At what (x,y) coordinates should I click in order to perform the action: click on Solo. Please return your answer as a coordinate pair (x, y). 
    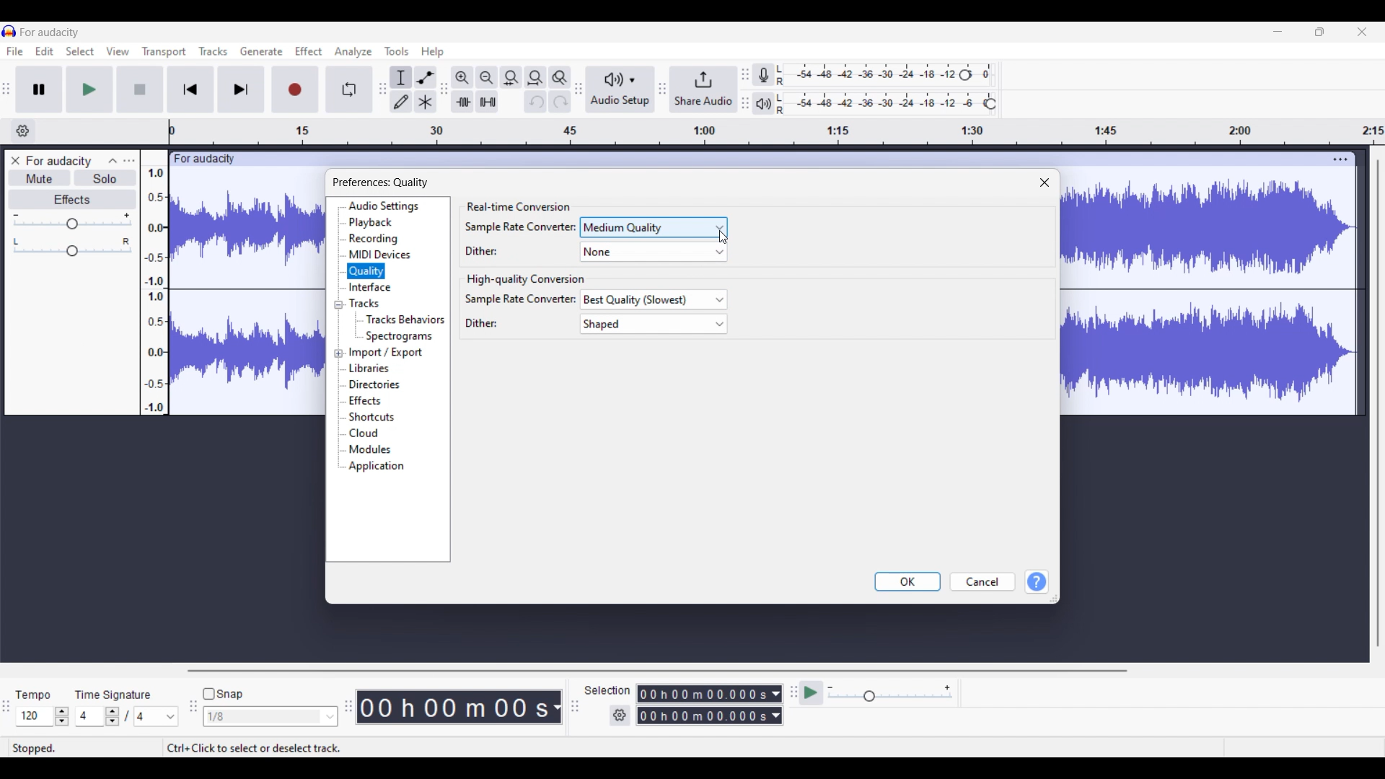
    Looking at the image, I should click on (105, 178).